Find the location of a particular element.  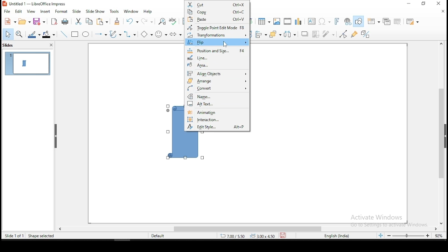

copy is located at coordinates (89, 21).